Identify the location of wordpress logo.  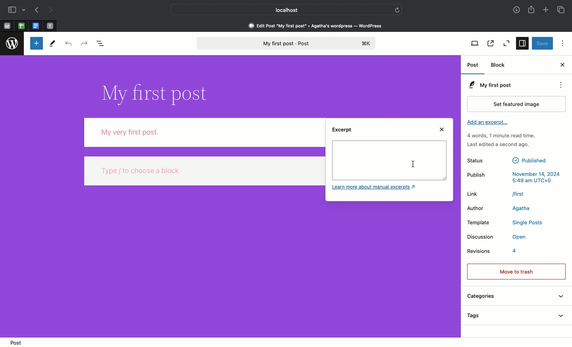
(13, 44).